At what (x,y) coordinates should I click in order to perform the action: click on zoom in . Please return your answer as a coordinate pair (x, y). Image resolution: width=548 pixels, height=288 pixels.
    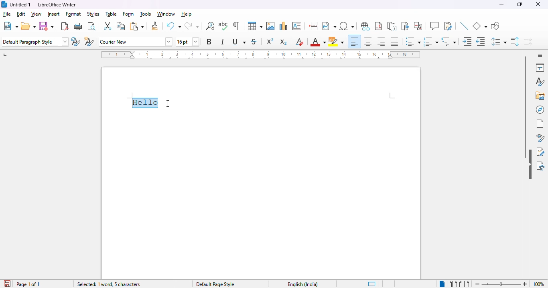
    Looking at the image, I should click on (525, 284).